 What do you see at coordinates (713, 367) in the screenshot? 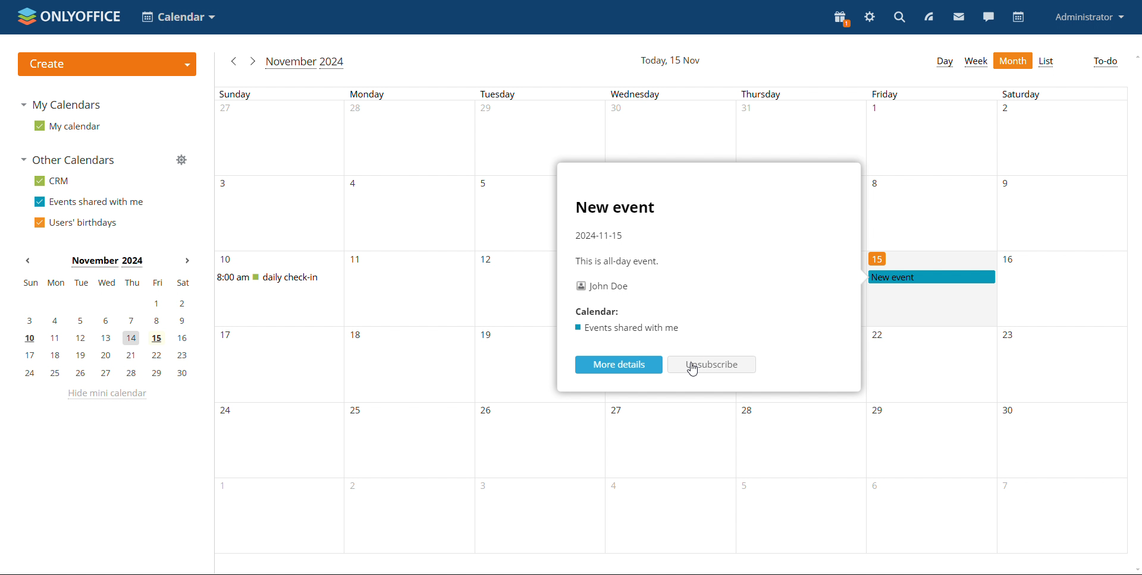
I see `unsubscribe` at bounding box center [713, 367].